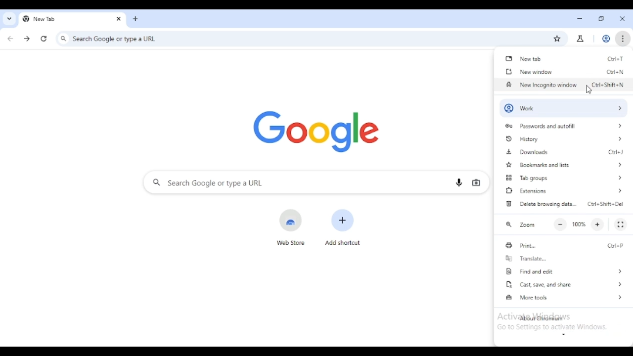 The height and width of the screenshot is (356, 633). I want to click on cursor, so click(588, 90).